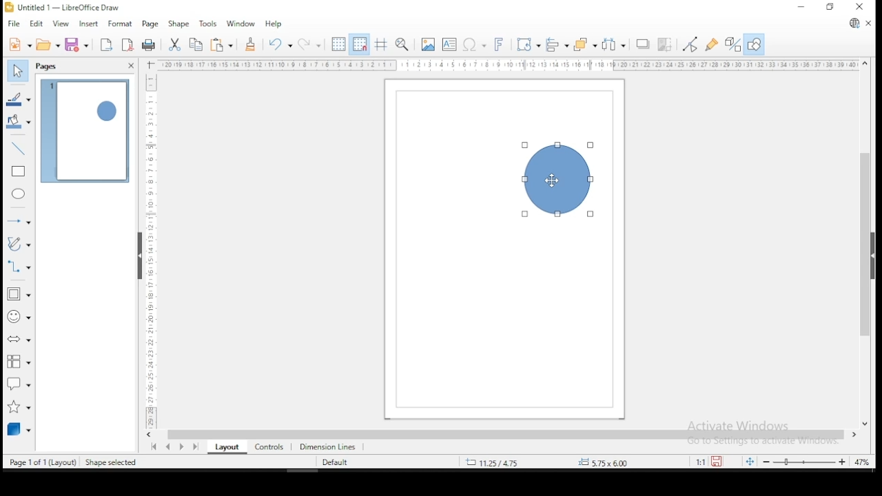 Image resolution: width=882 pixels, height=496 pixels. Describe the element at coordinates (19, 147) in the screenshot. I see `insert line` at that location.